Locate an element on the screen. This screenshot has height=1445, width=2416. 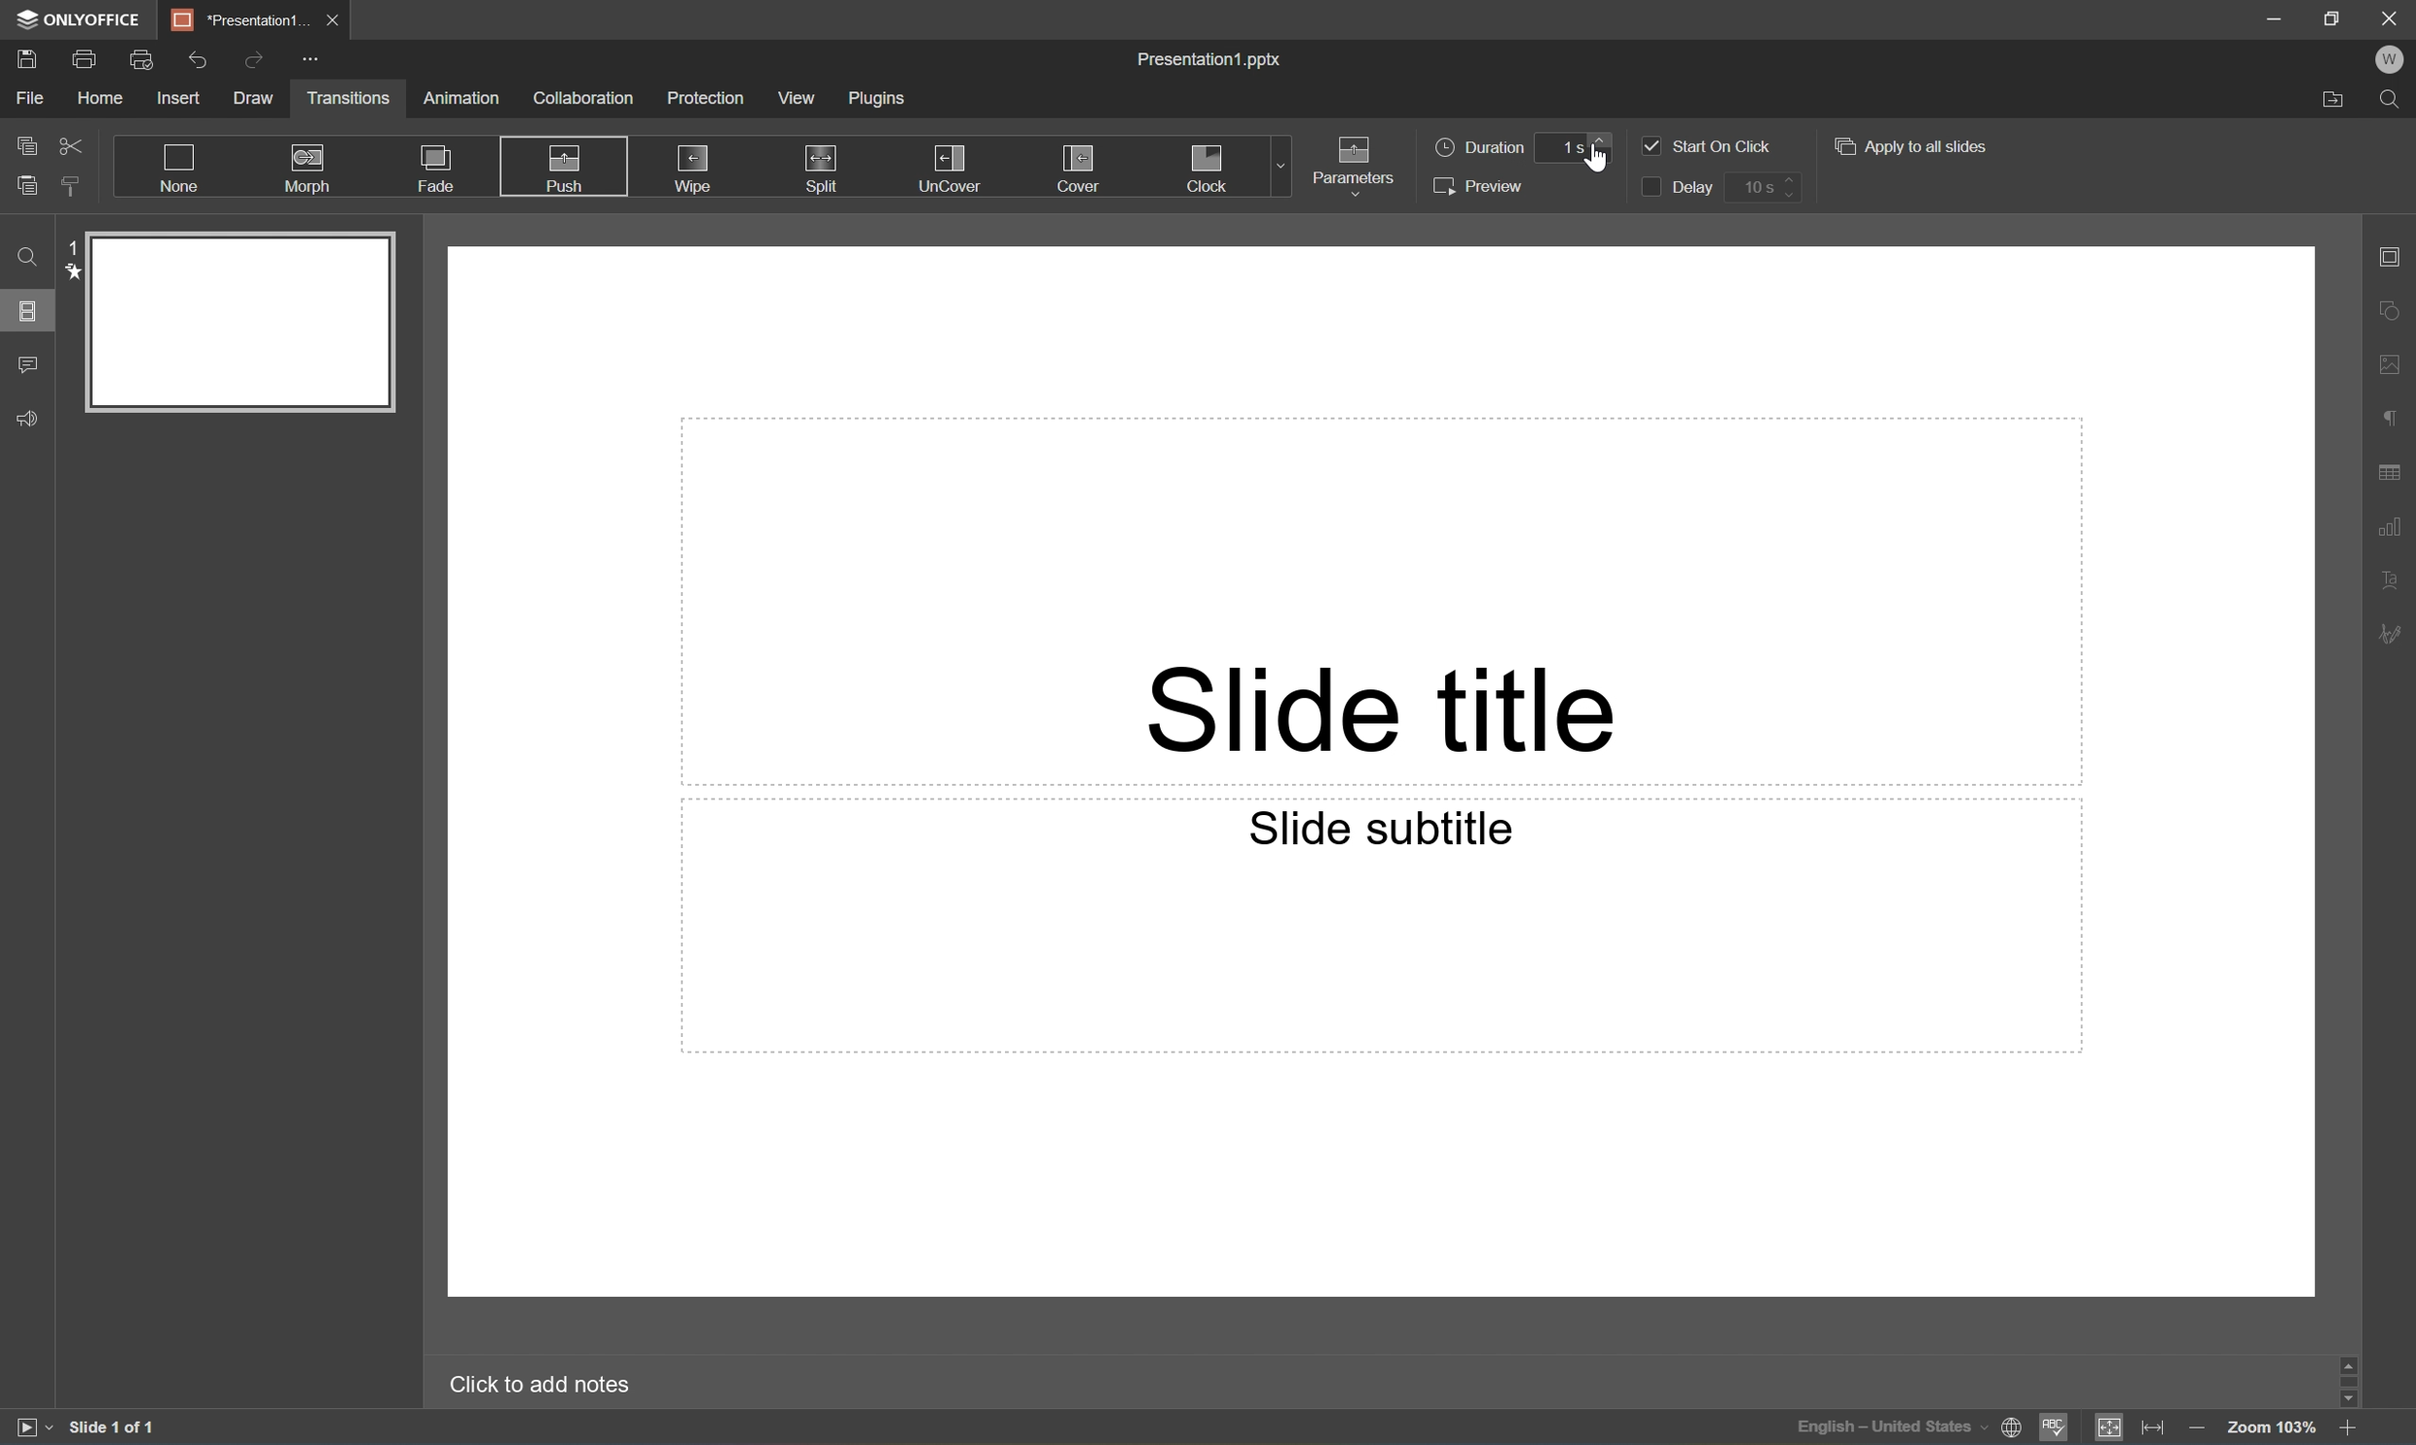
Start on click is located at coordinates (1708, 145).